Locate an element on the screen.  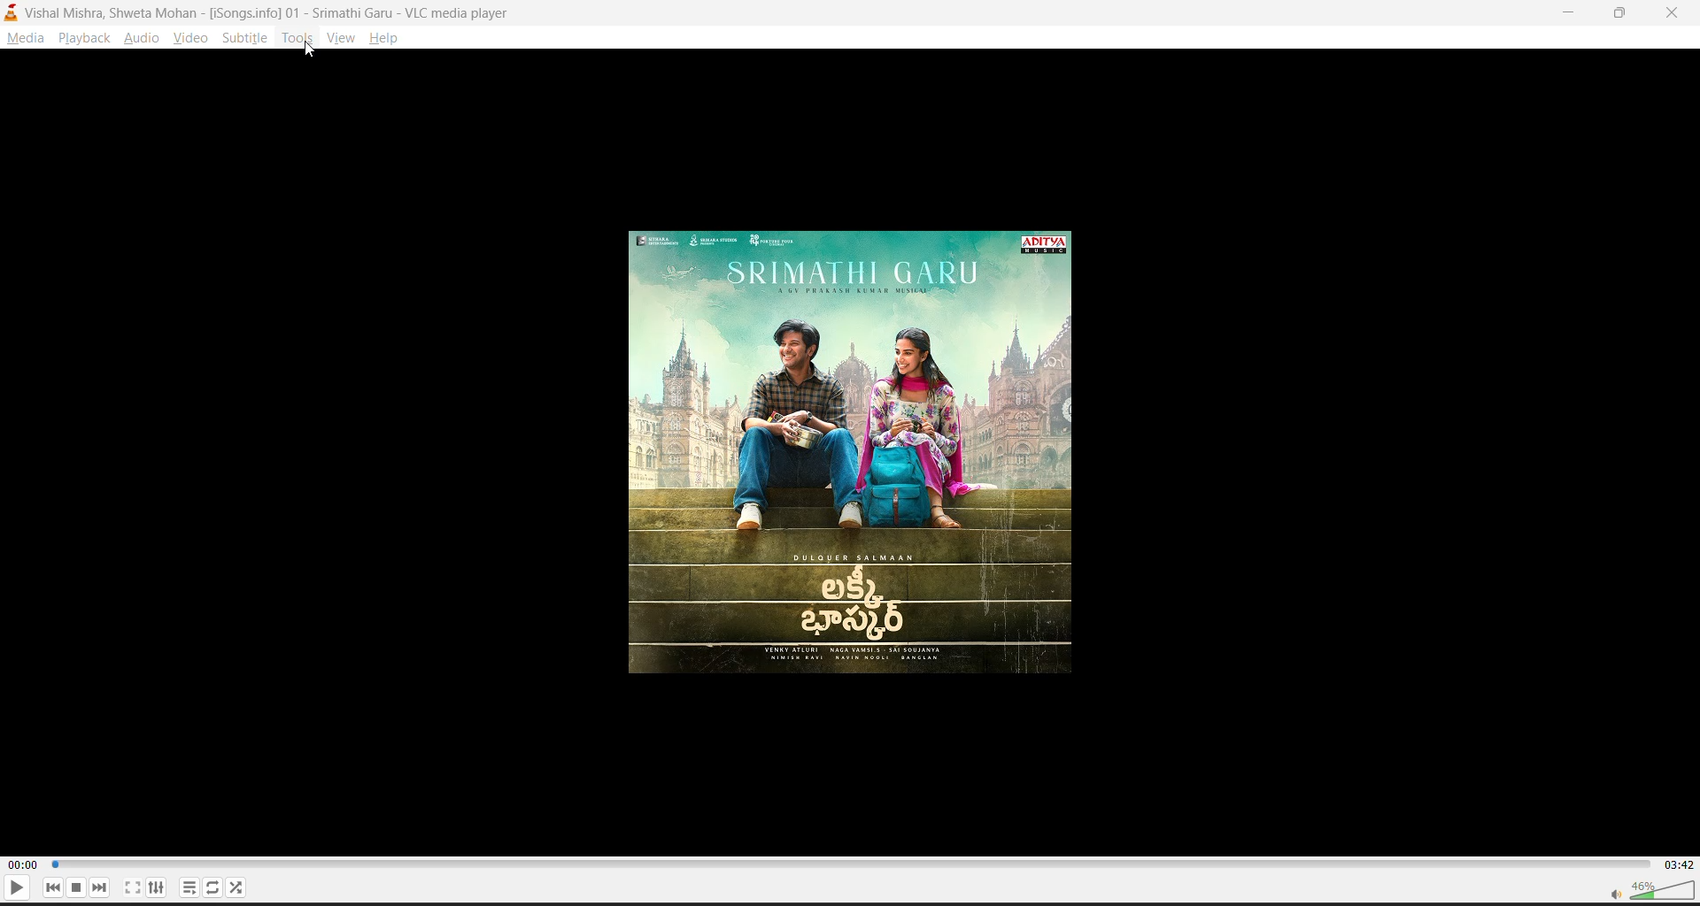
settings is located at coordinates (154, 888).